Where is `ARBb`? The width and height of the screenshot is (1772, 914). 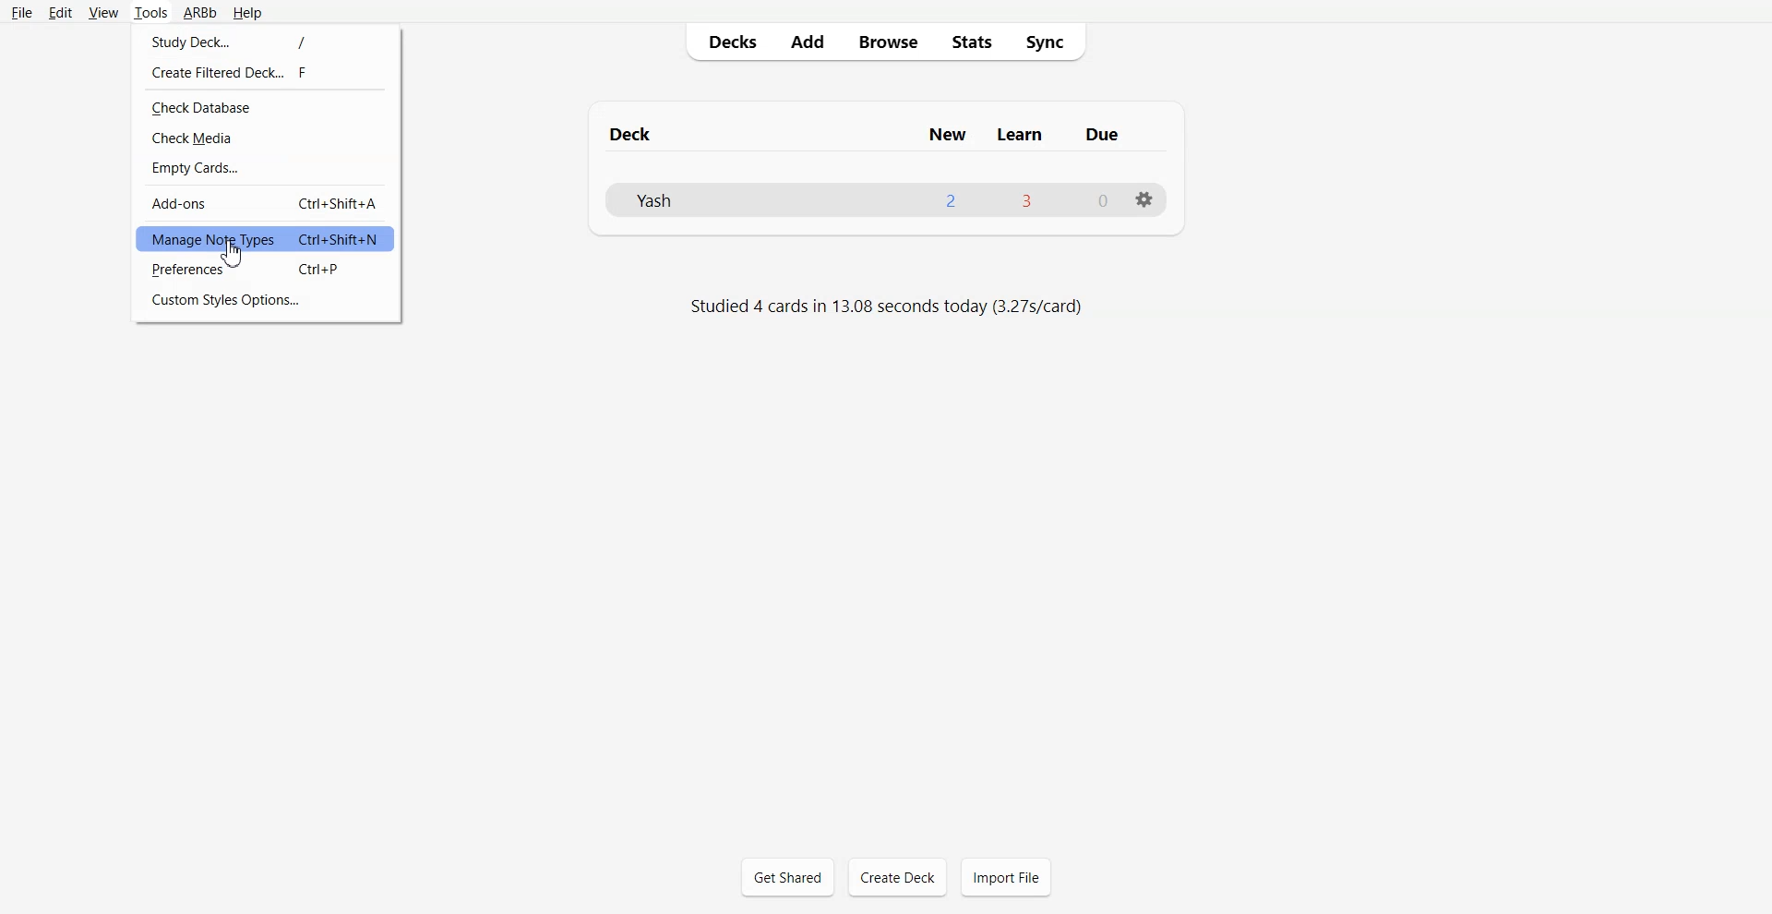
ARBb is located at coordinates (200, 13).